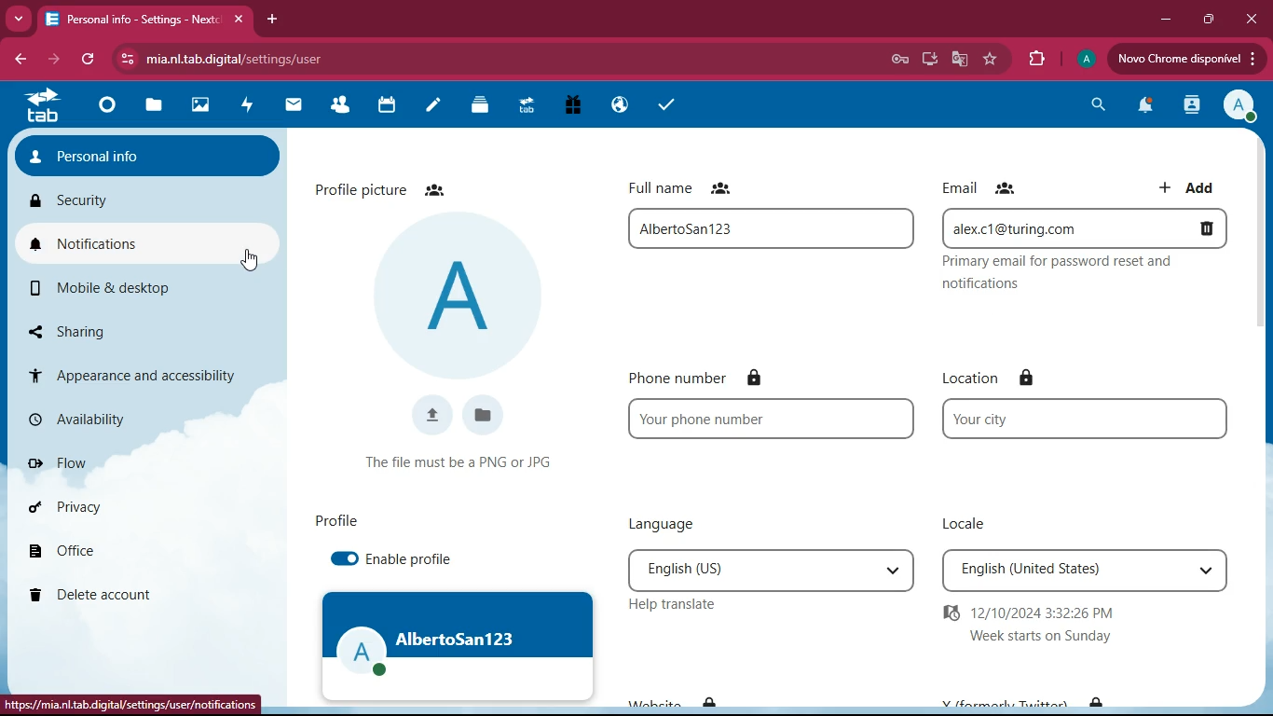 This screenshot has height=716, width=1273. I want to click on profile, so click(1240, 105).